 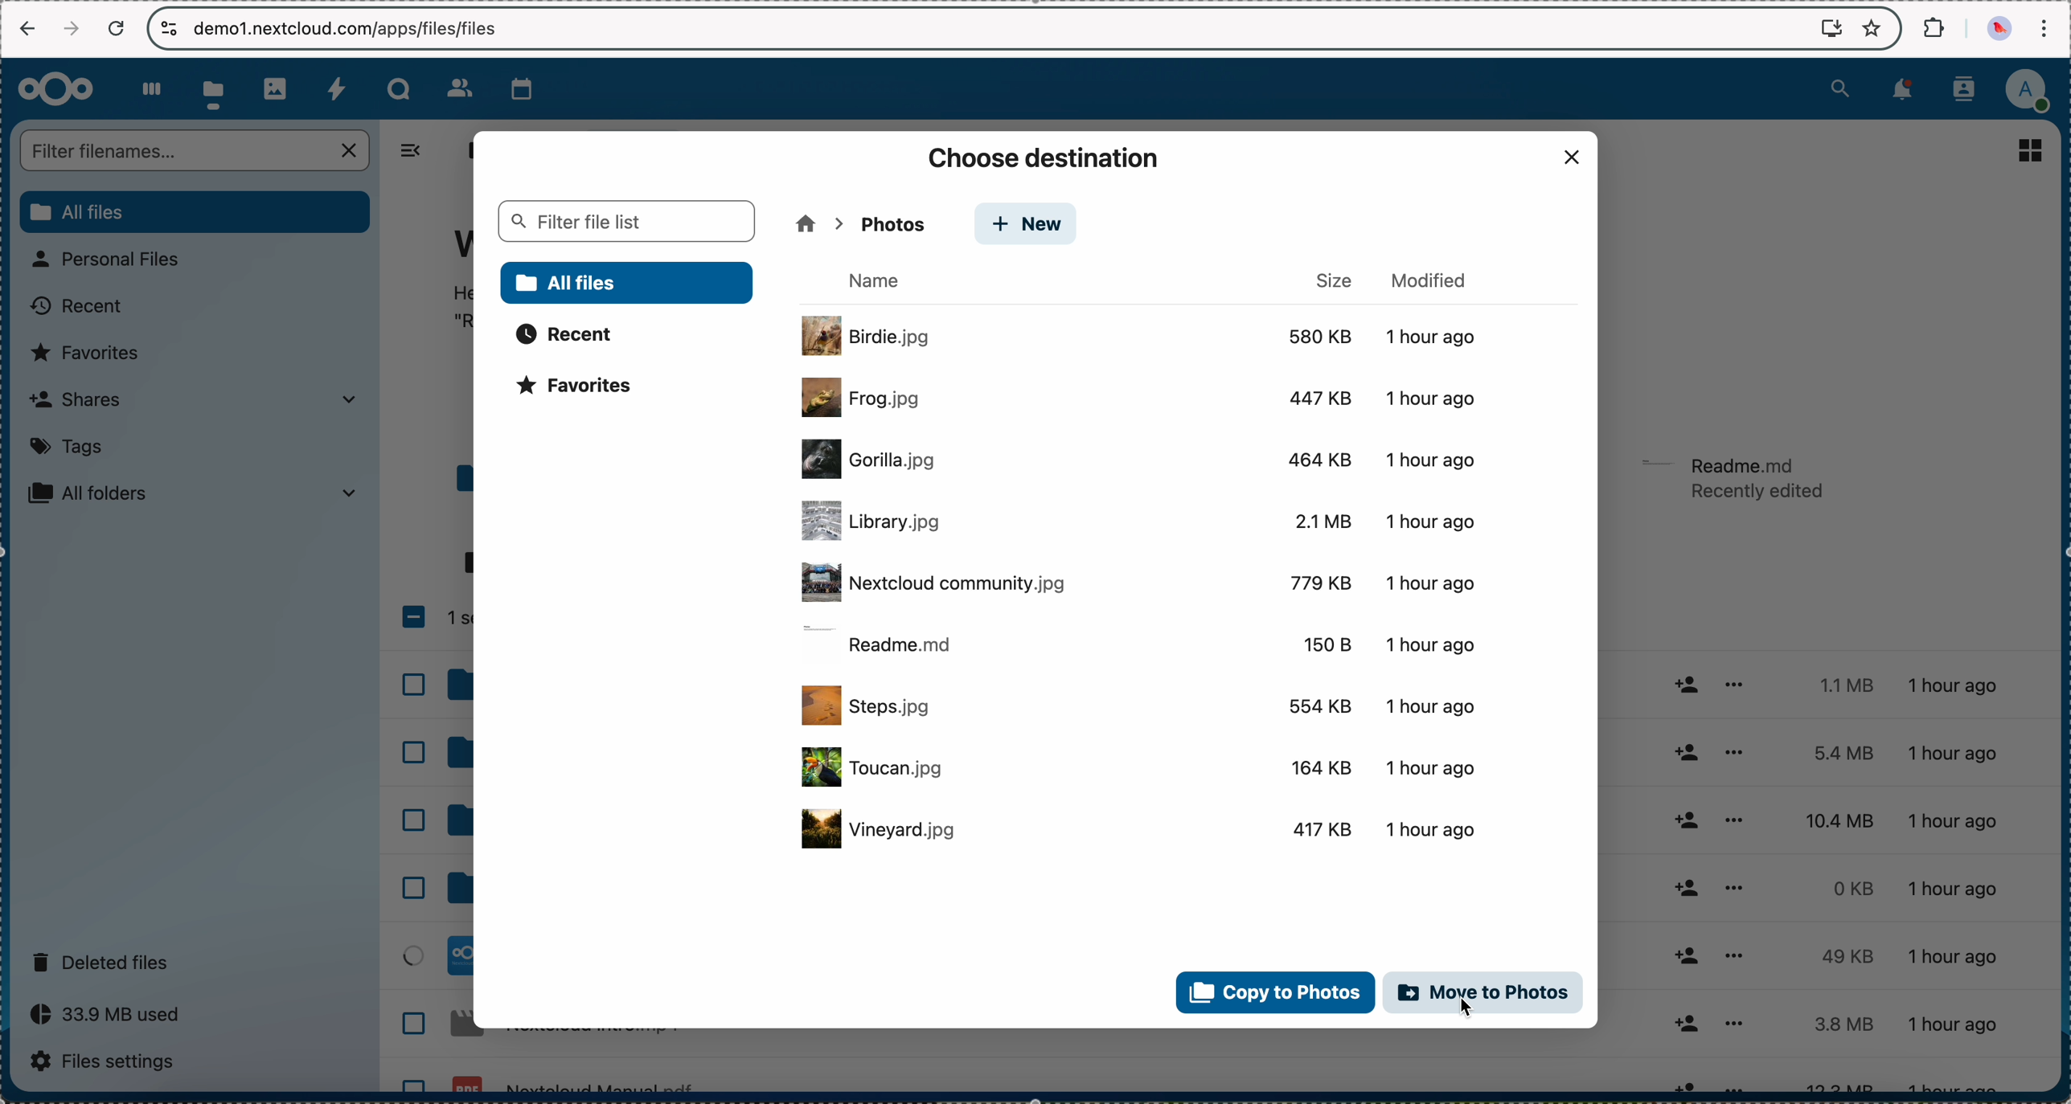 What do you see at coordinates (1968, 884) in the screenshot?
I see `1 hour ago` at bounding box center [1968, 884].